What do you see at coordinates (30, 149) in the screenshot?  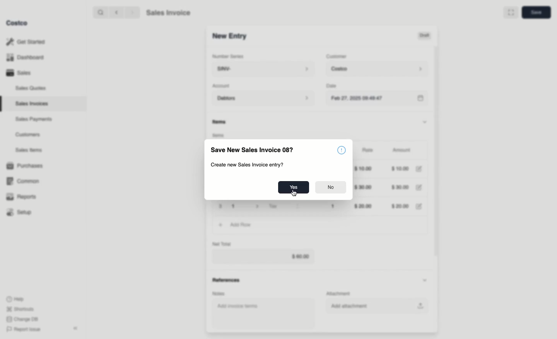 I see `Sales Items` at bounding box center [30, 149].